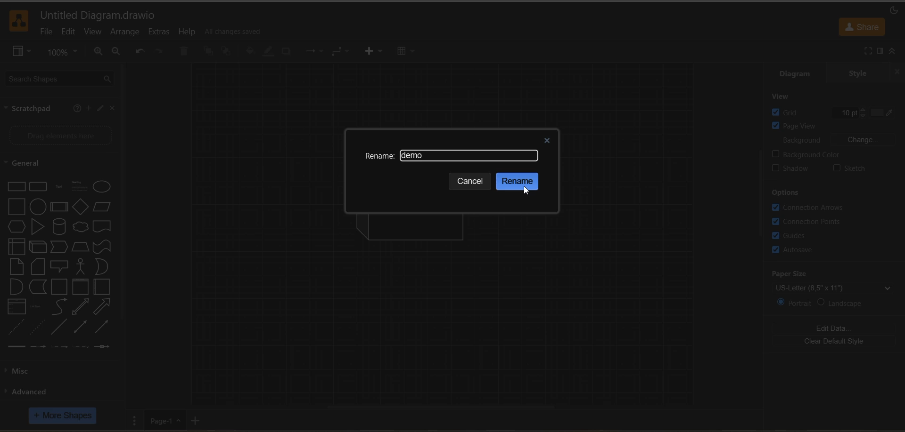 The image size is (905, 432). What do you see at coordinates (406, 53) in the screenshot?
I see `table` at bounding box center [406, 53].